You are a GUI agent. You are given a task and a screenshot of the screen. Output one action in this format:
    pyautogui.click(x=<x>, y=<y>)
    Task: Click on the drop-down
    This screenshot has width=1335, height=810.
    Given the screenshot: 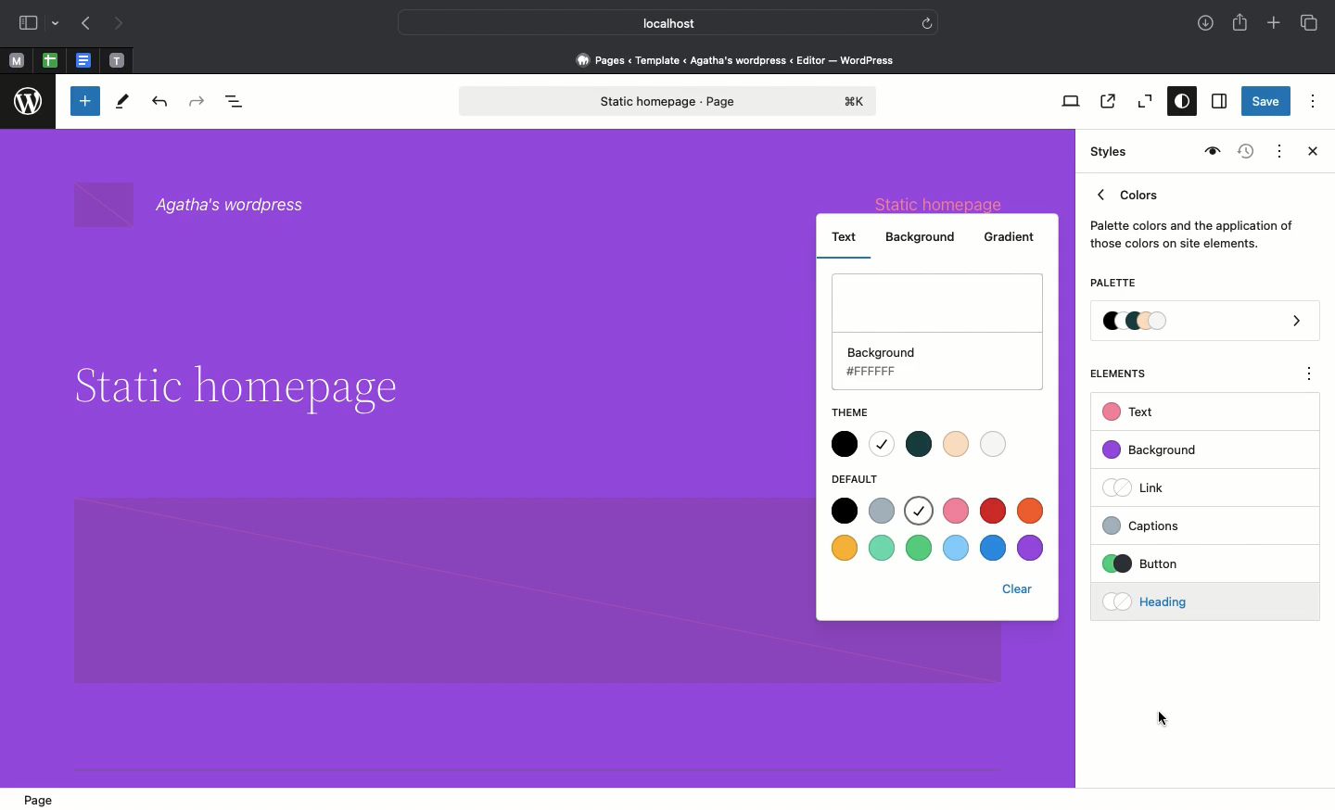 What is the action you would take?
    pyautogui.click(x=58, y=24)
    